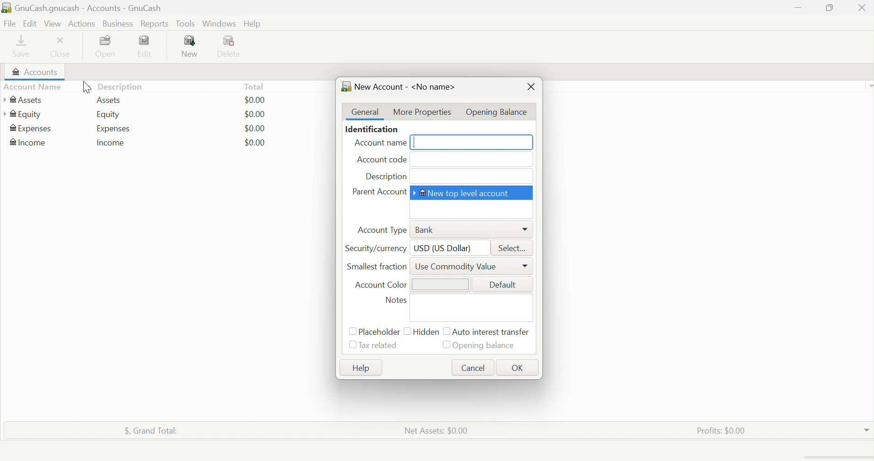  I want to click on $0.00, so click(255, 142).